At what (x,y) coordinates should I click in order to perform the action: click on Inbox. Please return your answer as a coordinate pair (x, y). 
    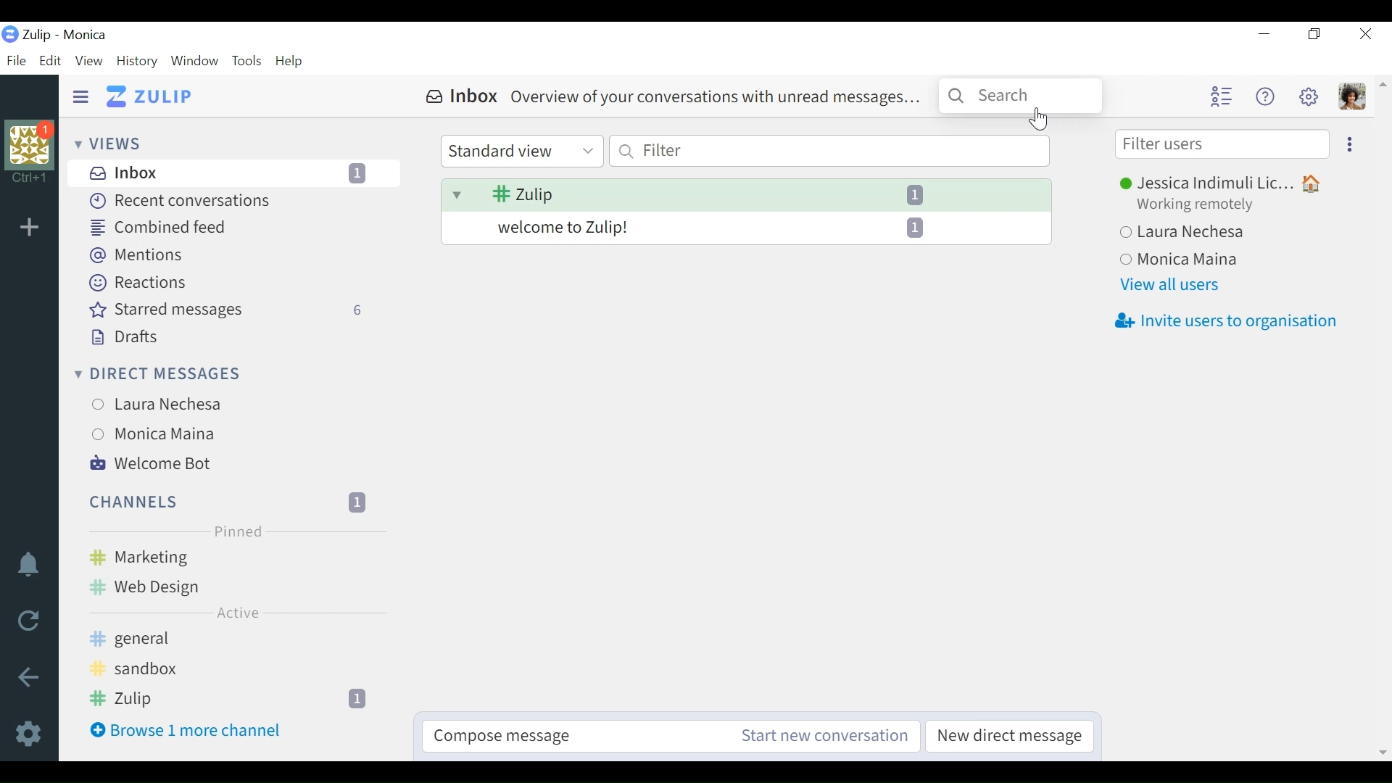
    Looking at the image, I should click on (238, 173).